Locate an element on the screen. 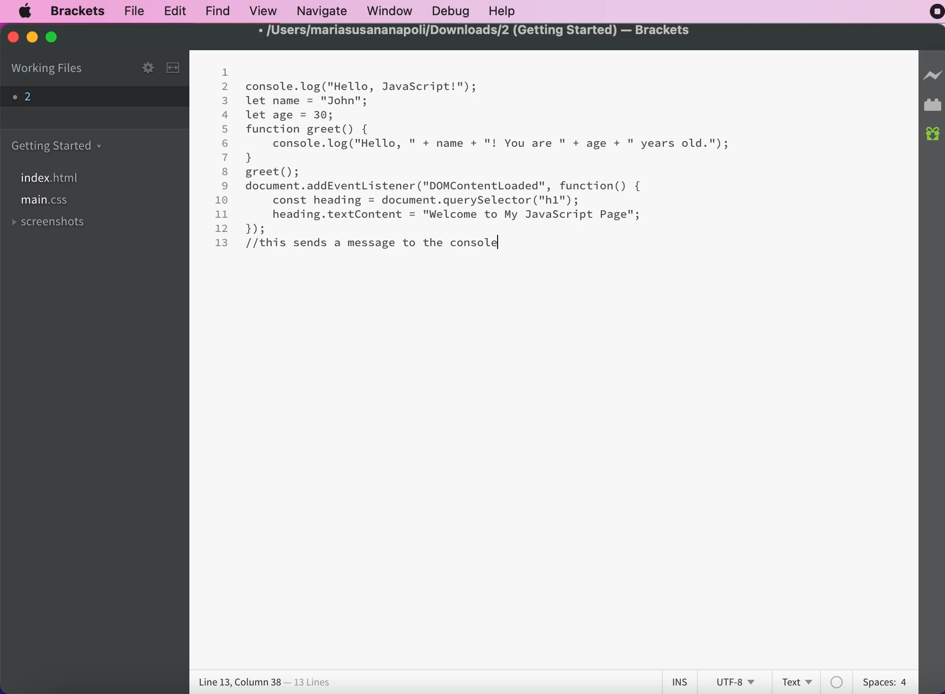 Image resolution: width=945 pixels, height=694 pixels. close is located at coordinates (10, 38).